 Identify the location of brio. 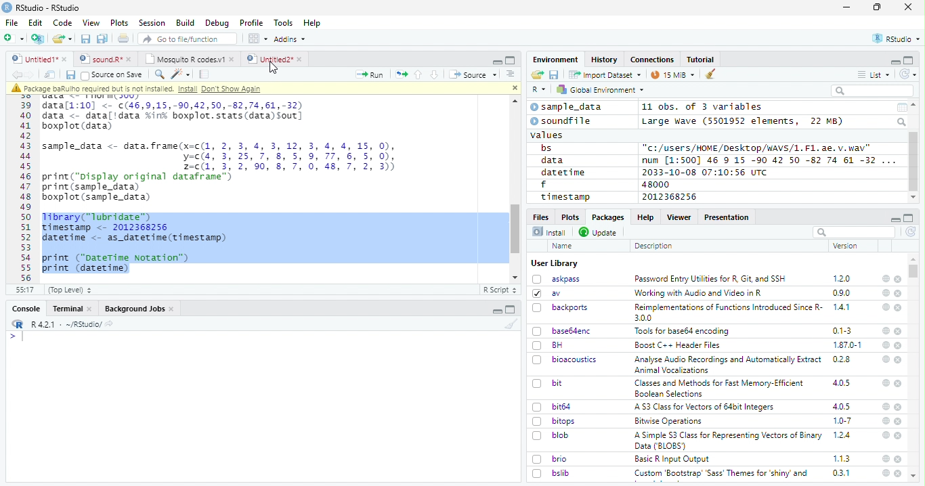
(550, 459).